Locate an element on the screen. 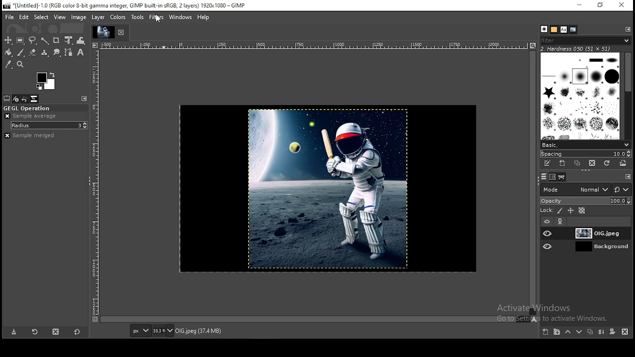 This screenshot has width=635, height=357. OIG.jpeg(37.4mb) is located at coordinates (198, 333).